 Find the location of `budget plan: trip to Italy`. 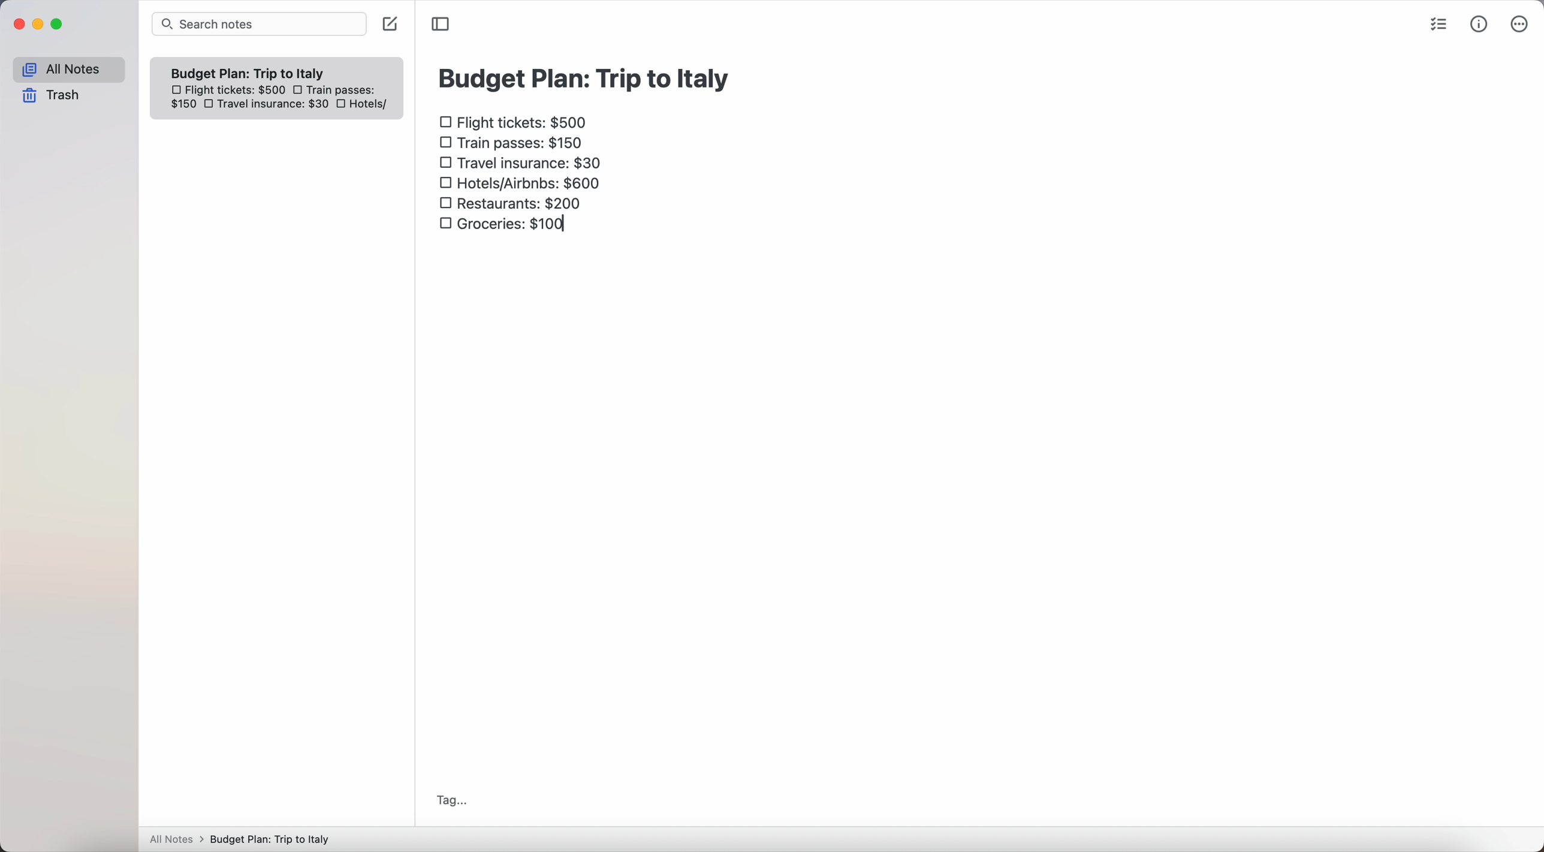

budget plan: trip to Italy is located at coordinates (587, 77).